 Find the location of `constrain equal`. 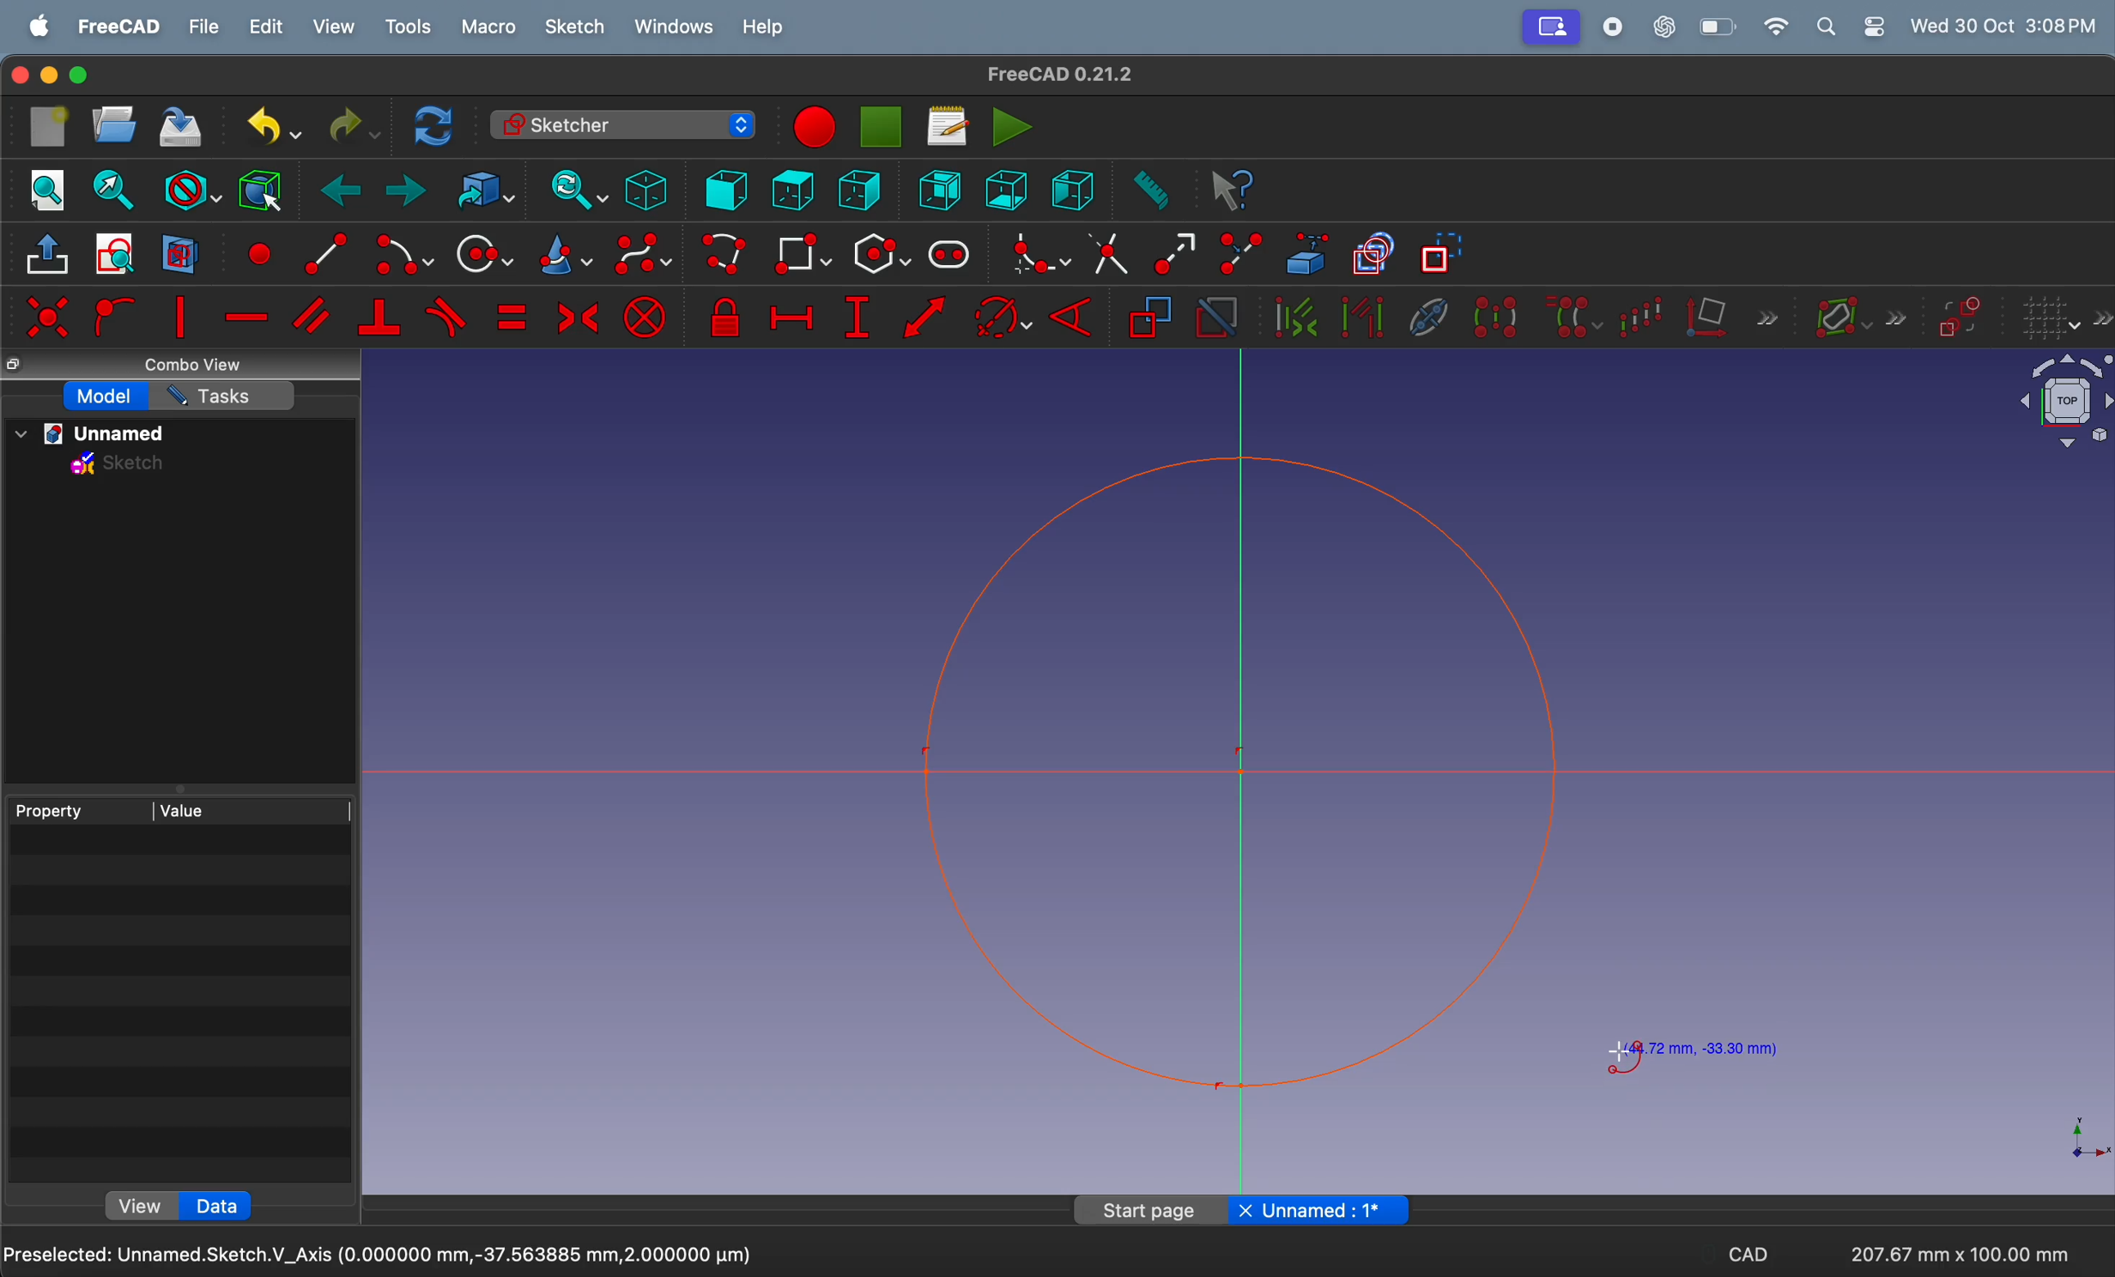

constrain equal is located at coordinates (511, 317).